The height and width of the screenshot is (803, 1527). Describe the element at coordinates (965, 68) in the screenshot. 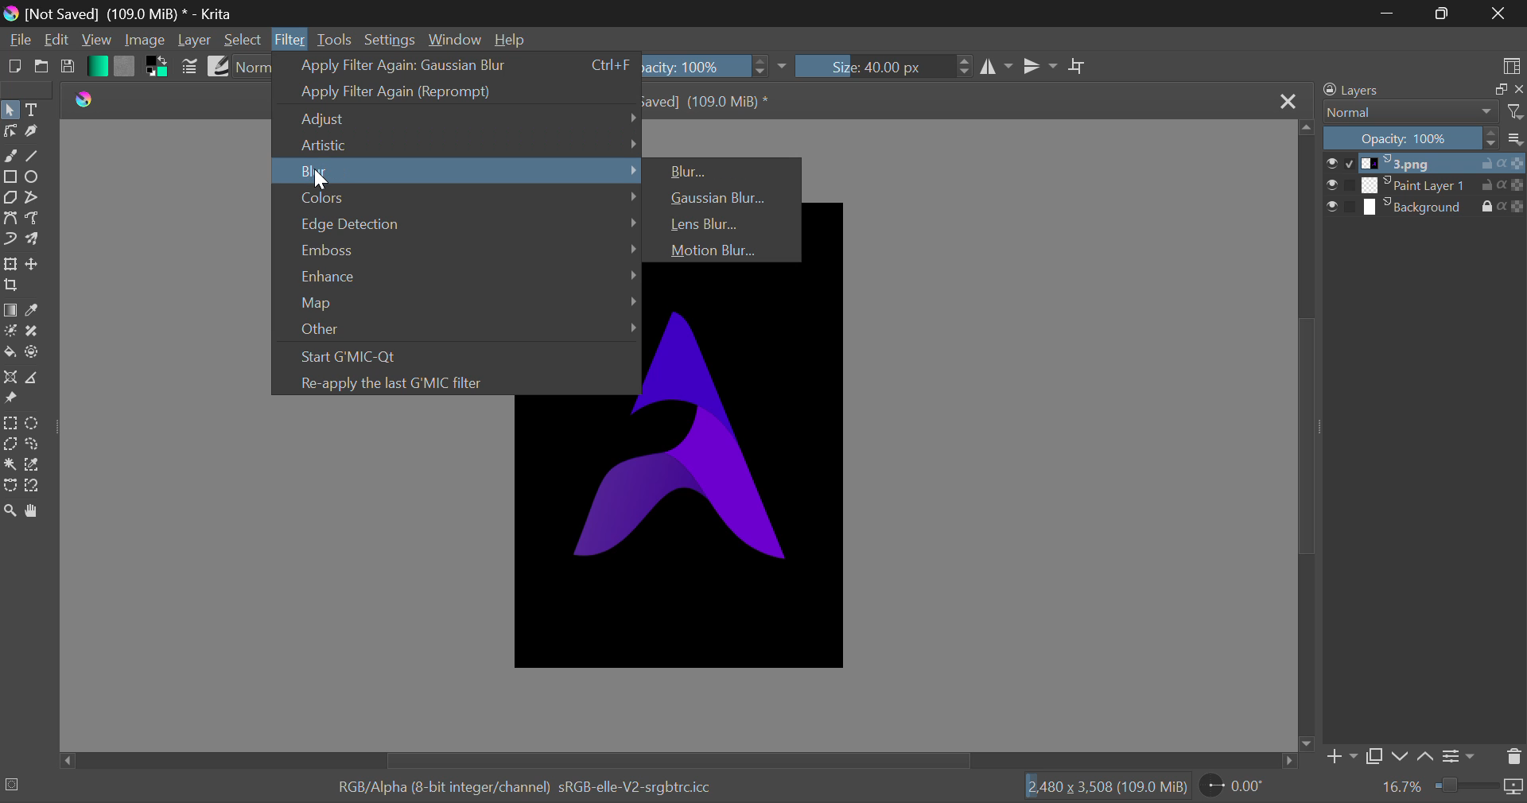

I see `increase or decrease Brush Size` at that location.